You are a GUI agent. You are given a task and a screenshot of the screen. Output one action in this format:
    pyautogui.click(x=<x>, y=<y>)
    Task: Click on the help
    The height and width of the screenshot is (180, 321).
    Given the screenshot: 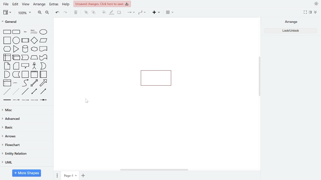 What is the action you would take?
    pyautogui.click(x=66, y=5)
    